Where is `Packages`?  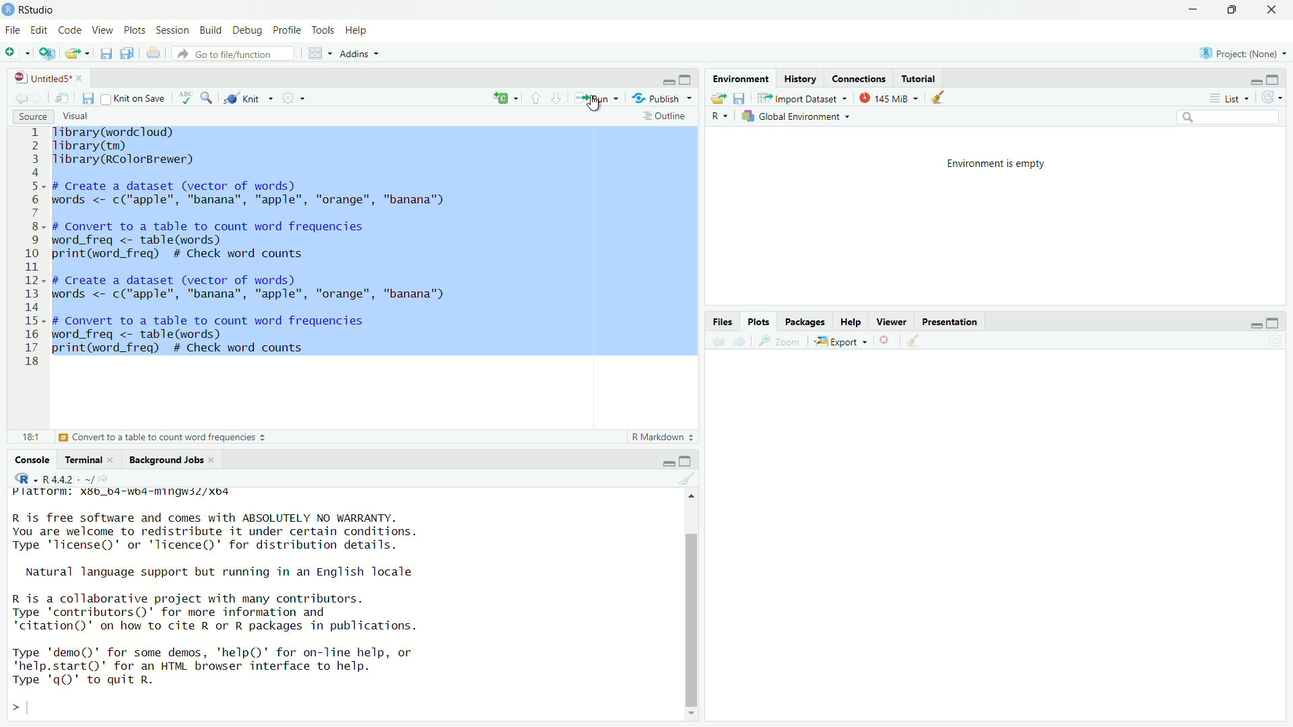 Packages is located at coordinates (805, 320).